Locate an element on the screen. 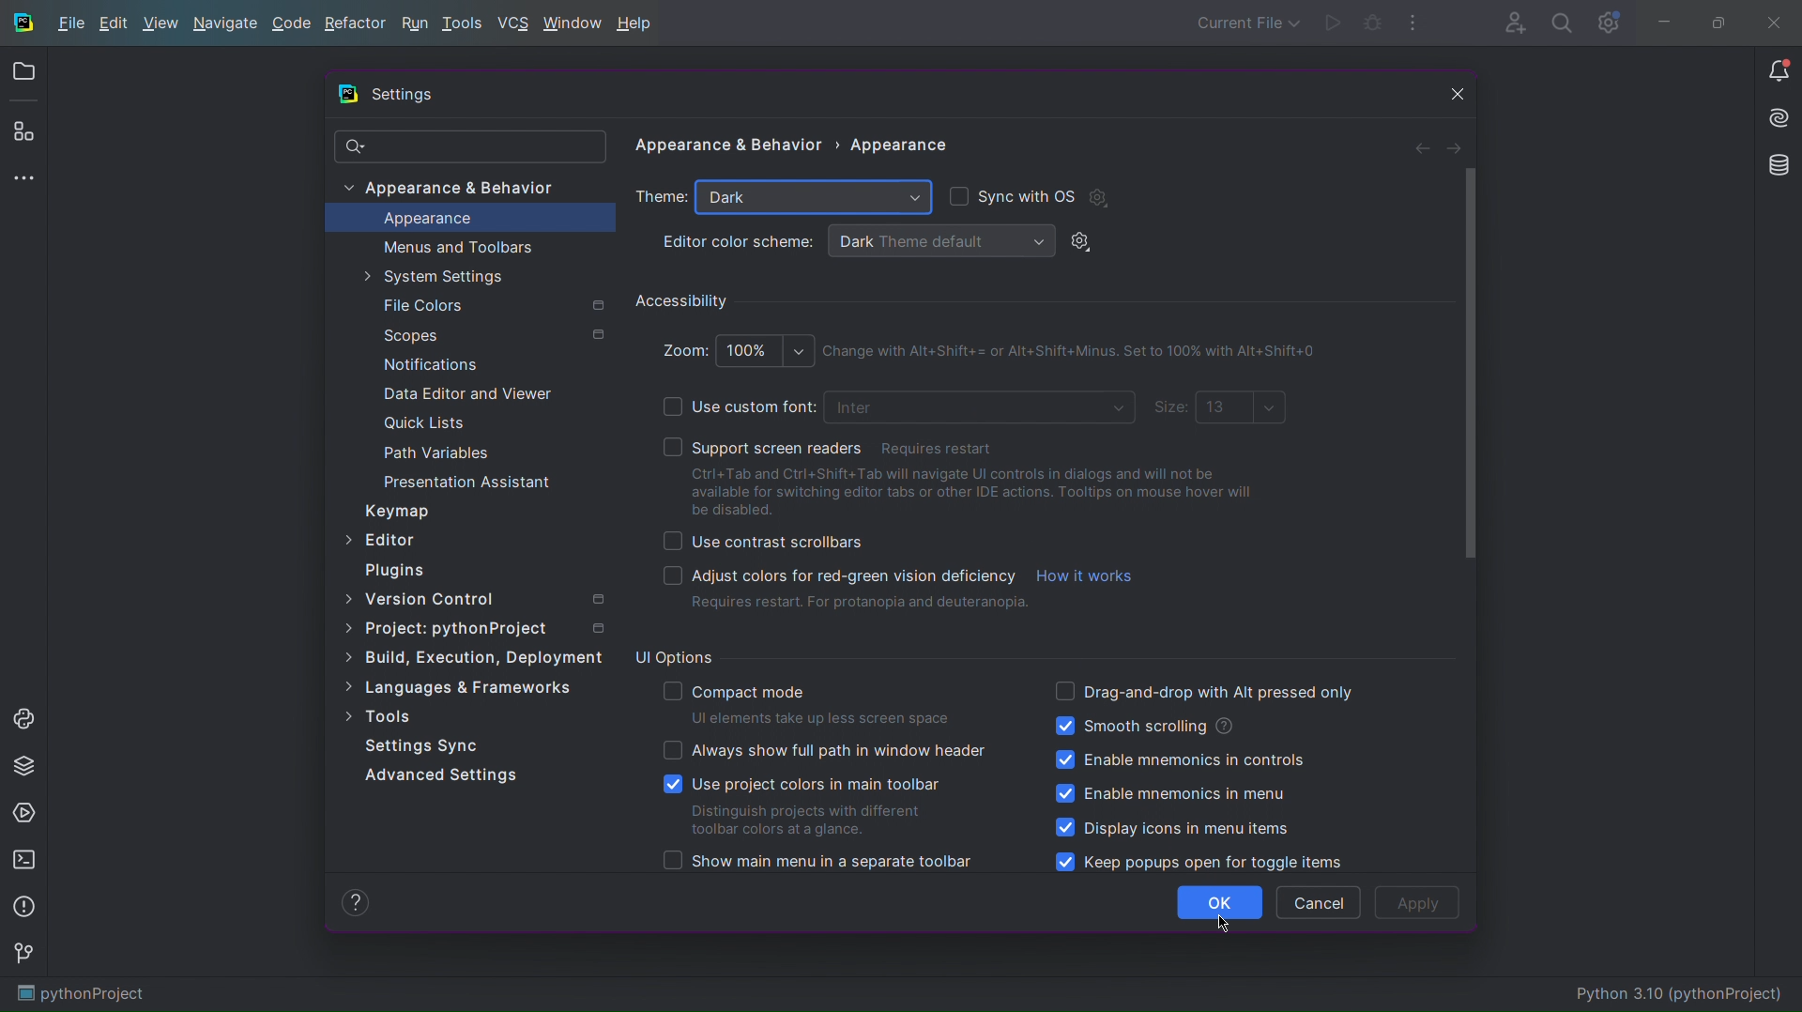 The image size is (1802, 1012). Display icons in menu items is located at coordinates (1172, 827).